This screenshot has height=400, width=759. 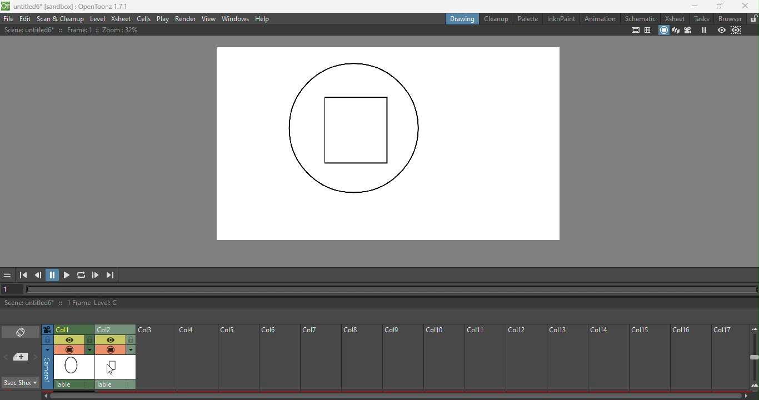 What do you see at coordinates (753, 386) in the screenshot?
I see `Zoom In` at bounding box center [753, 386].